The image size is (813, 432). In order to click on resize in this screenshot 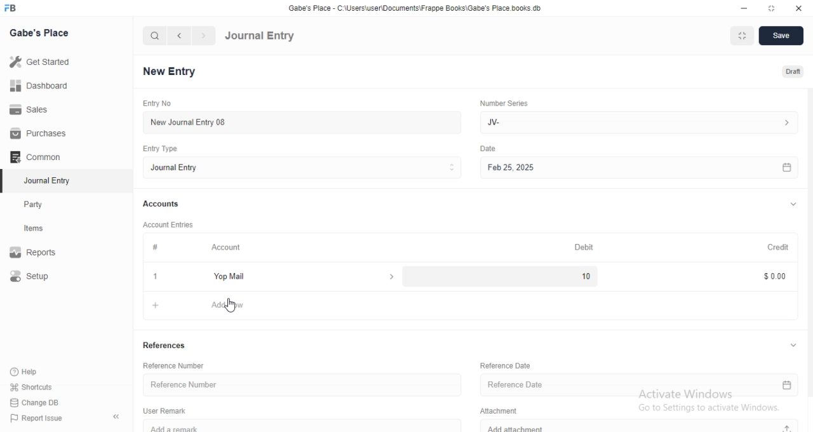, I will do `click(769, 8)`.